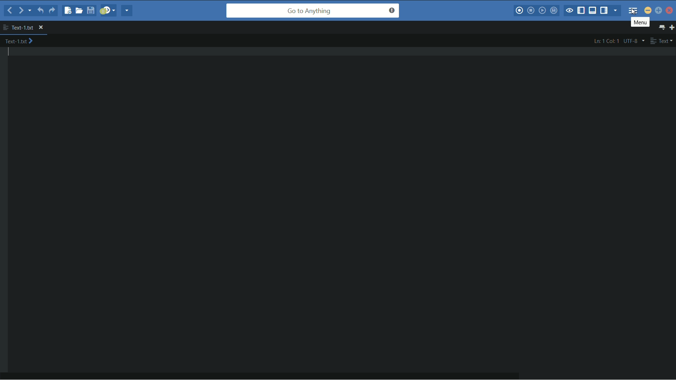 The image size is (676, 380). Describe the element at coordinates (313, 11) in the screenshot. I see `go to anything ` at that location.